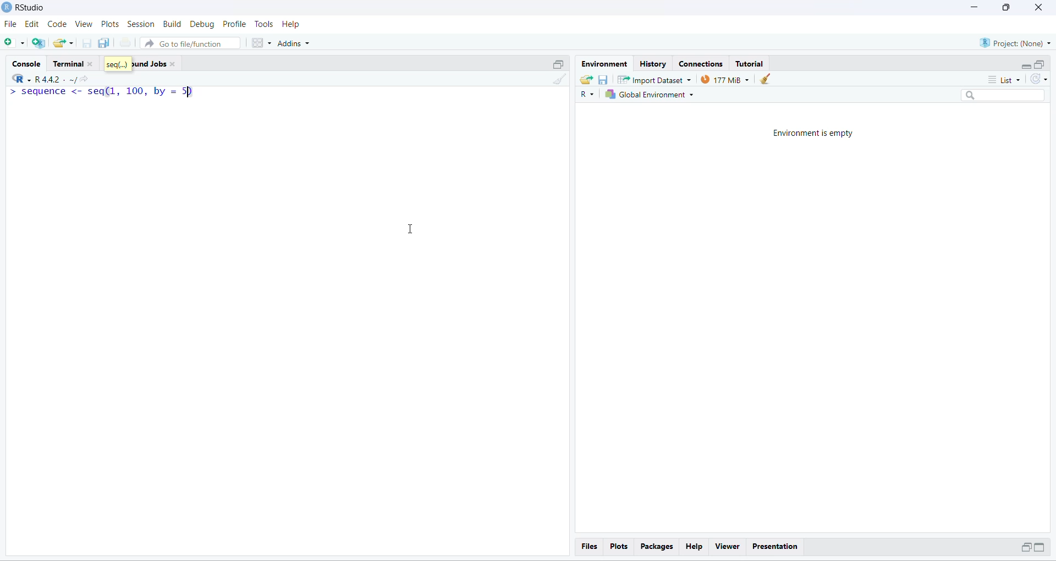  I want to click on copy, so click(105, 42).